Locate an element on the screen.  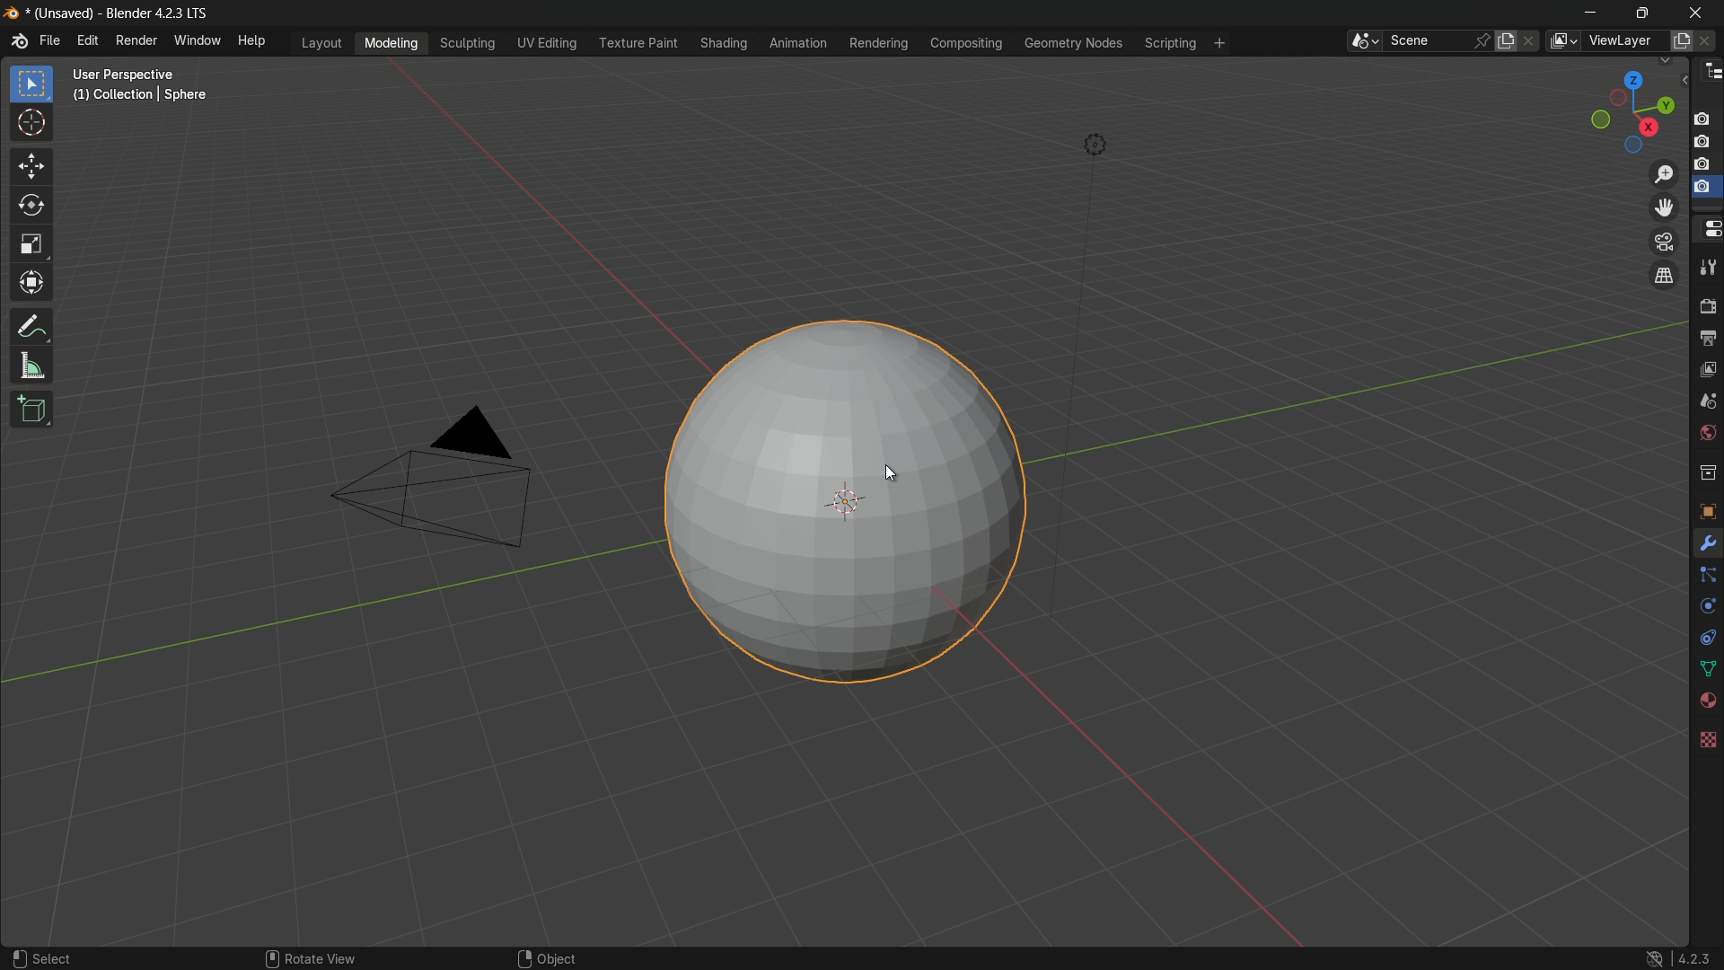
rotate is located at coordinates (31, 208).